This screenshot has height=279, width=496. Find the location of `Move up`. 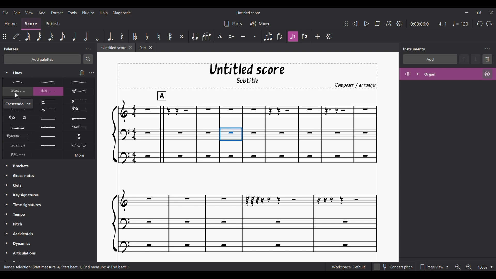

Move up is located at coordinates (464, 59).